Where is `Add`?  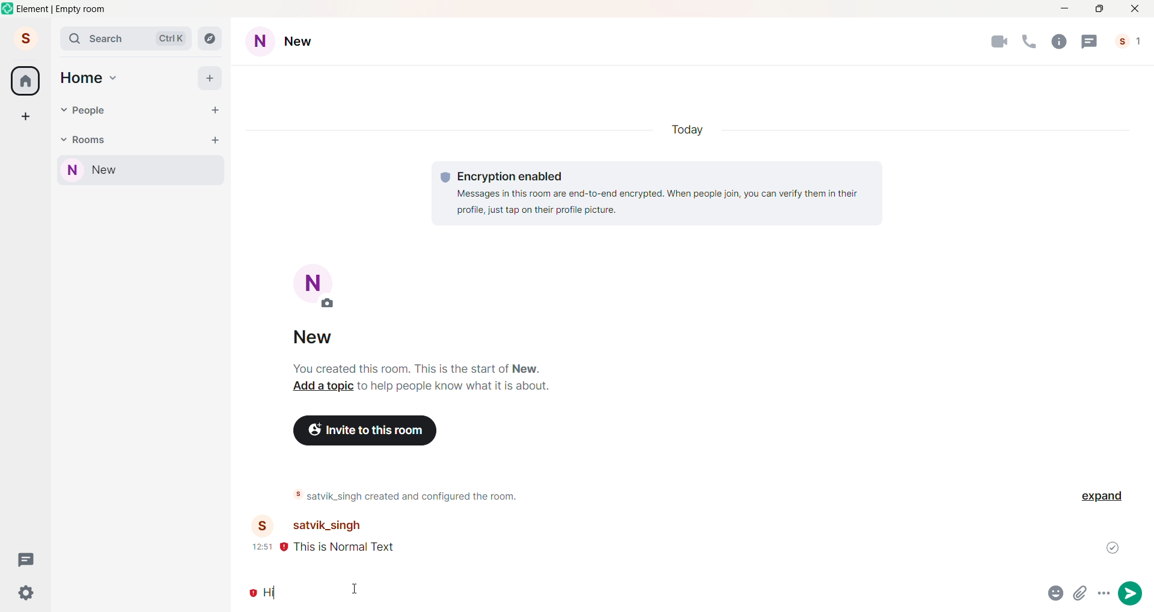
Add is located at coordinates (210, 78).